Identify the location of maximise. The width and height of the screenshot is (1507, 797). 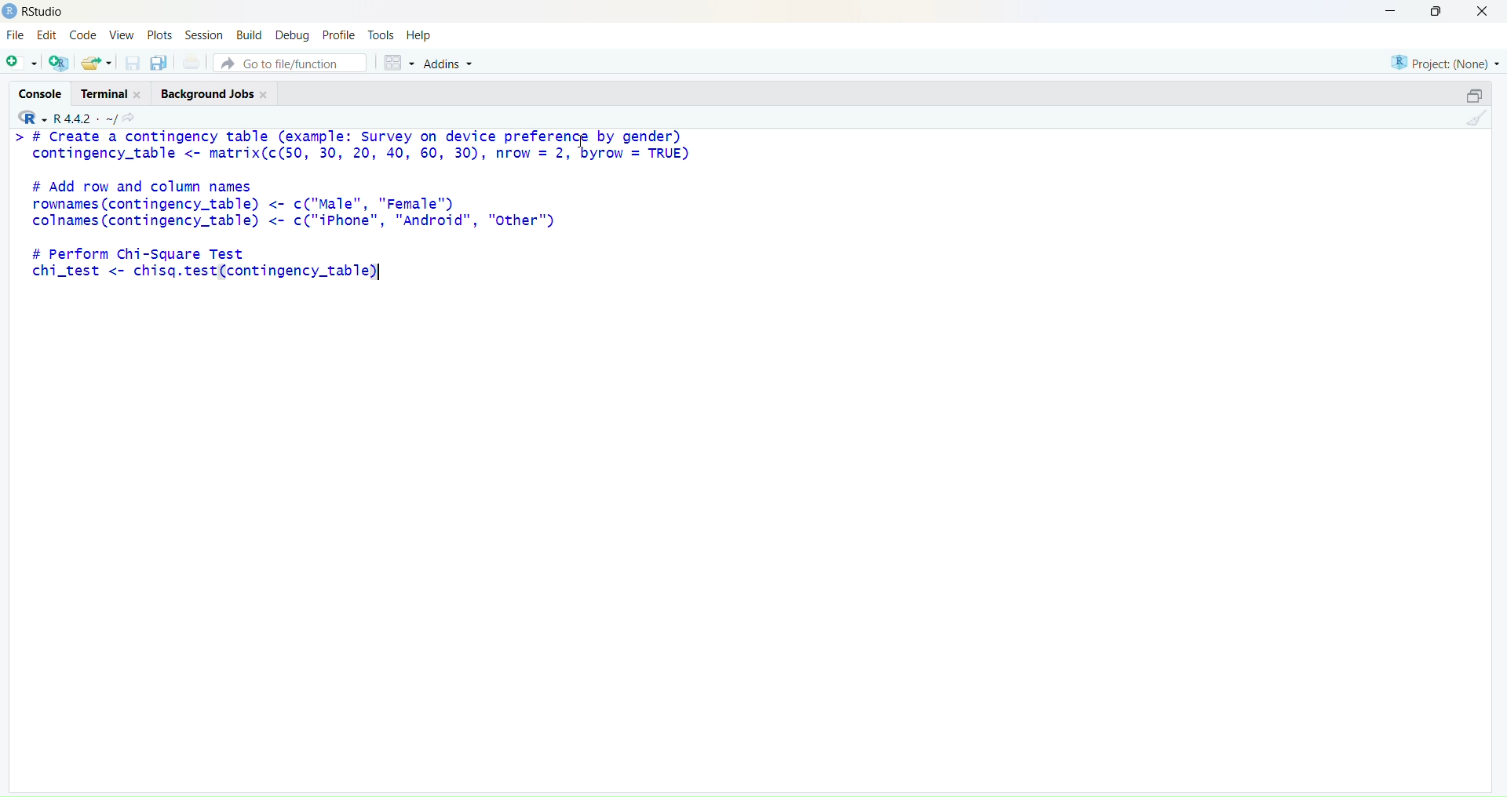
(1436, 11).